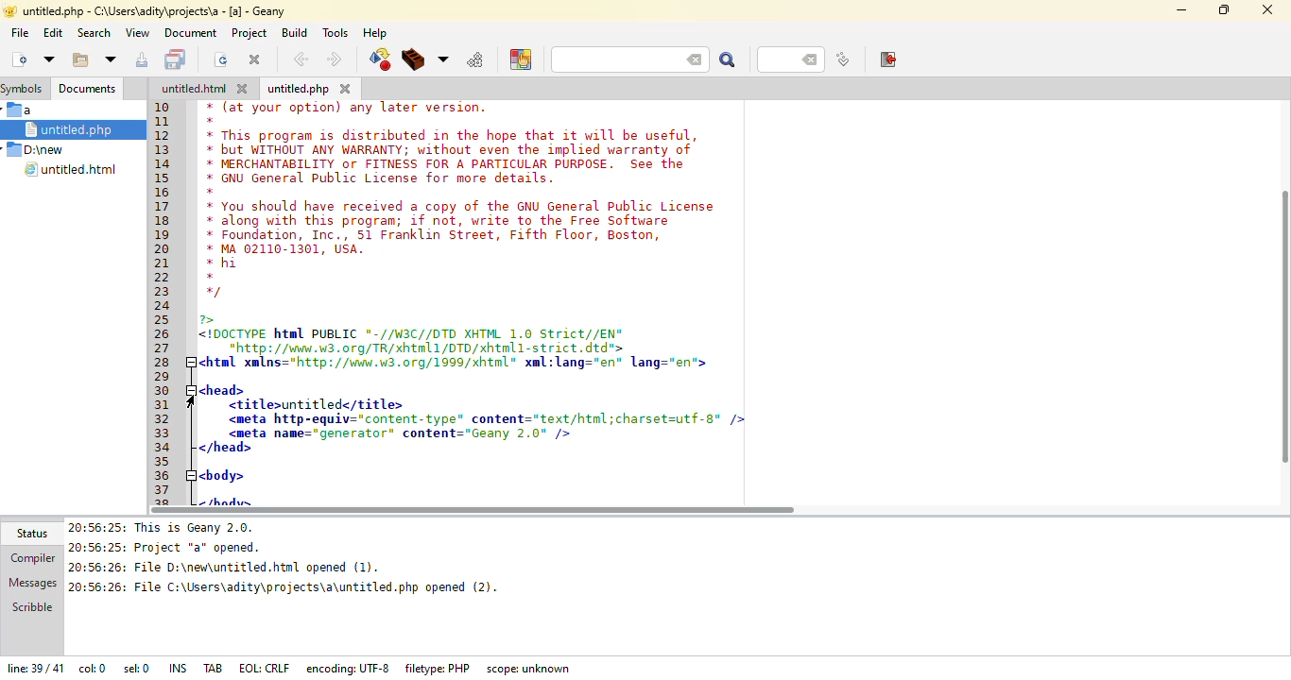  Describe the element at coordinates (53, 32) in the screenshot. I see `edit` at that location.